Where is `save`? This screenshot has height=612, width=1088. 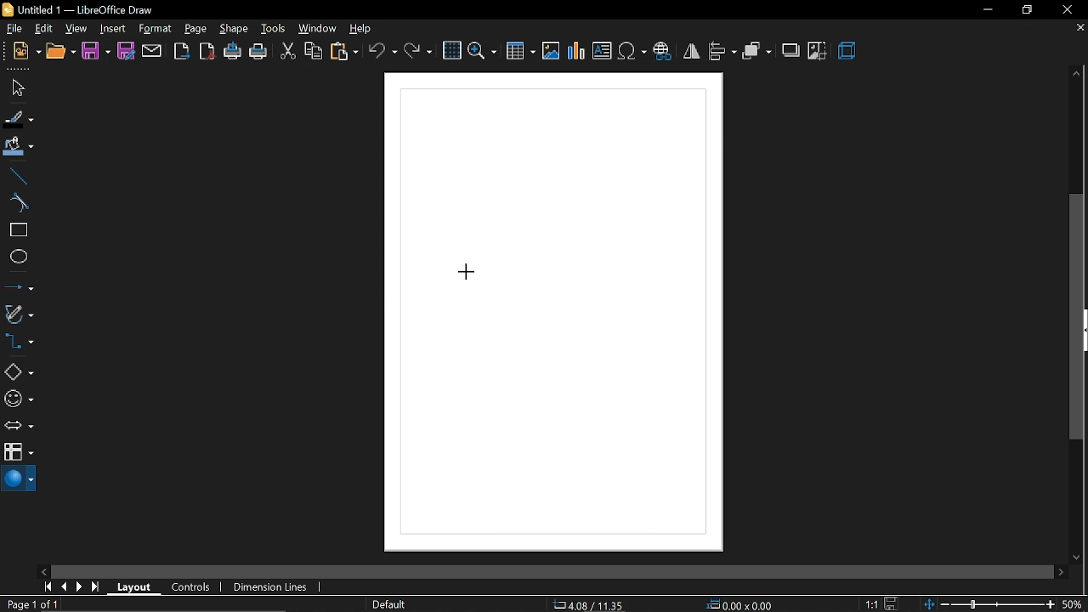 save is located at coordinates (96, 52).